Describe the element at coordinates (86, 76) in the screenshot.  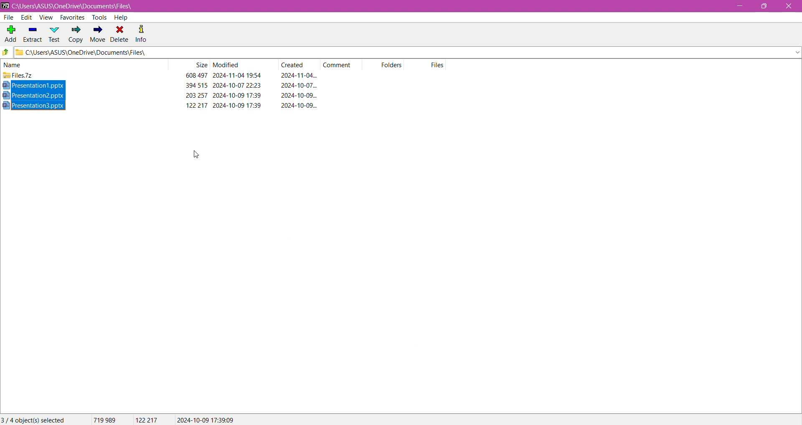
I see `New '.7z' zip file created for the selected files` at that location.